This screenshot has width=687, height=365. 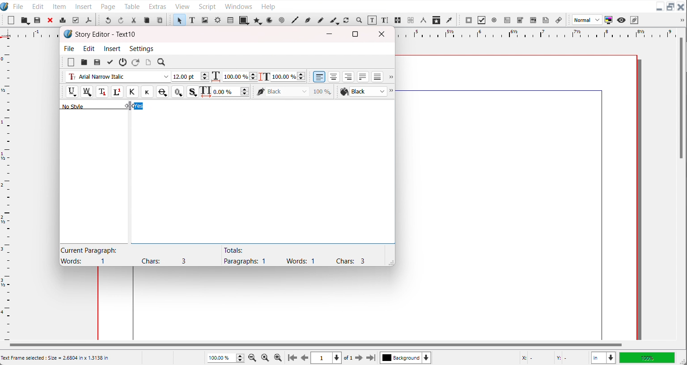 What do you see at coordinates (130, 106) in the screenshot?
I see `Cursor` at bounding box center [130, 106].